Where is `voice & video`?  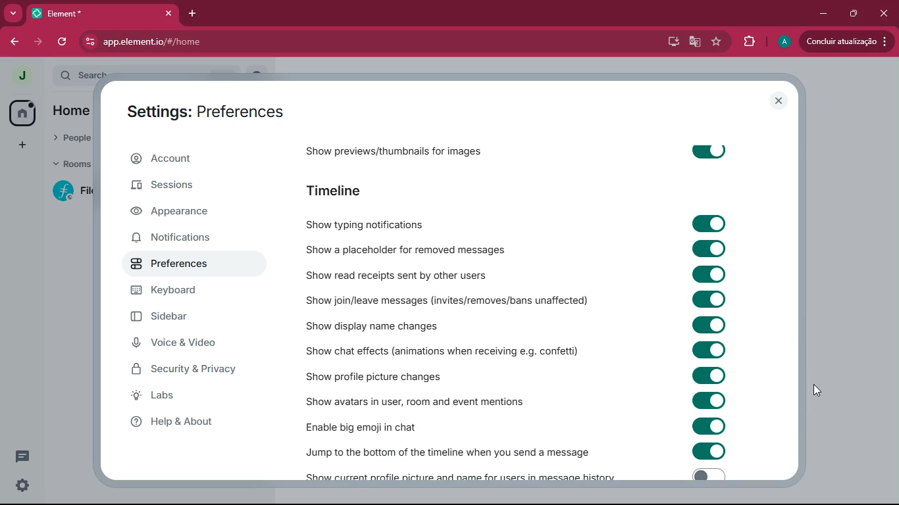 voice & video is located at coordinates (186, 345).